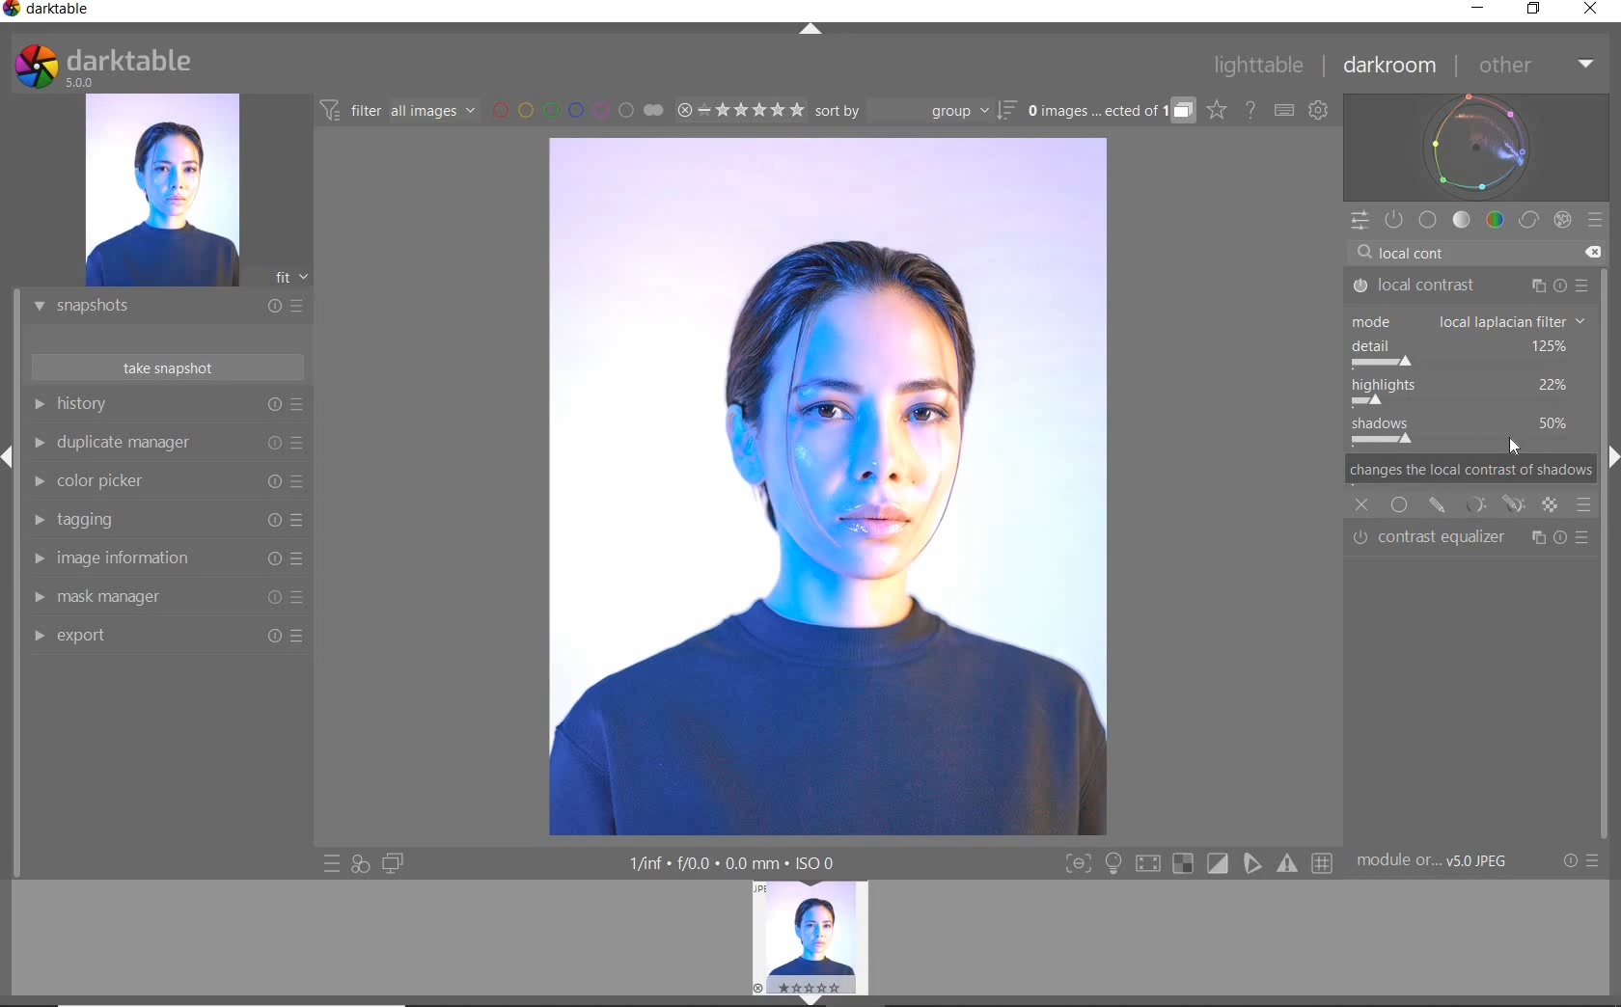 Image resolution: width=1621 pixels, height=1007 pixels. What do you see at coordinates (50, 13) in the screenshot?
I see `SYSTEM NAME` at bounding box center [50, 13].